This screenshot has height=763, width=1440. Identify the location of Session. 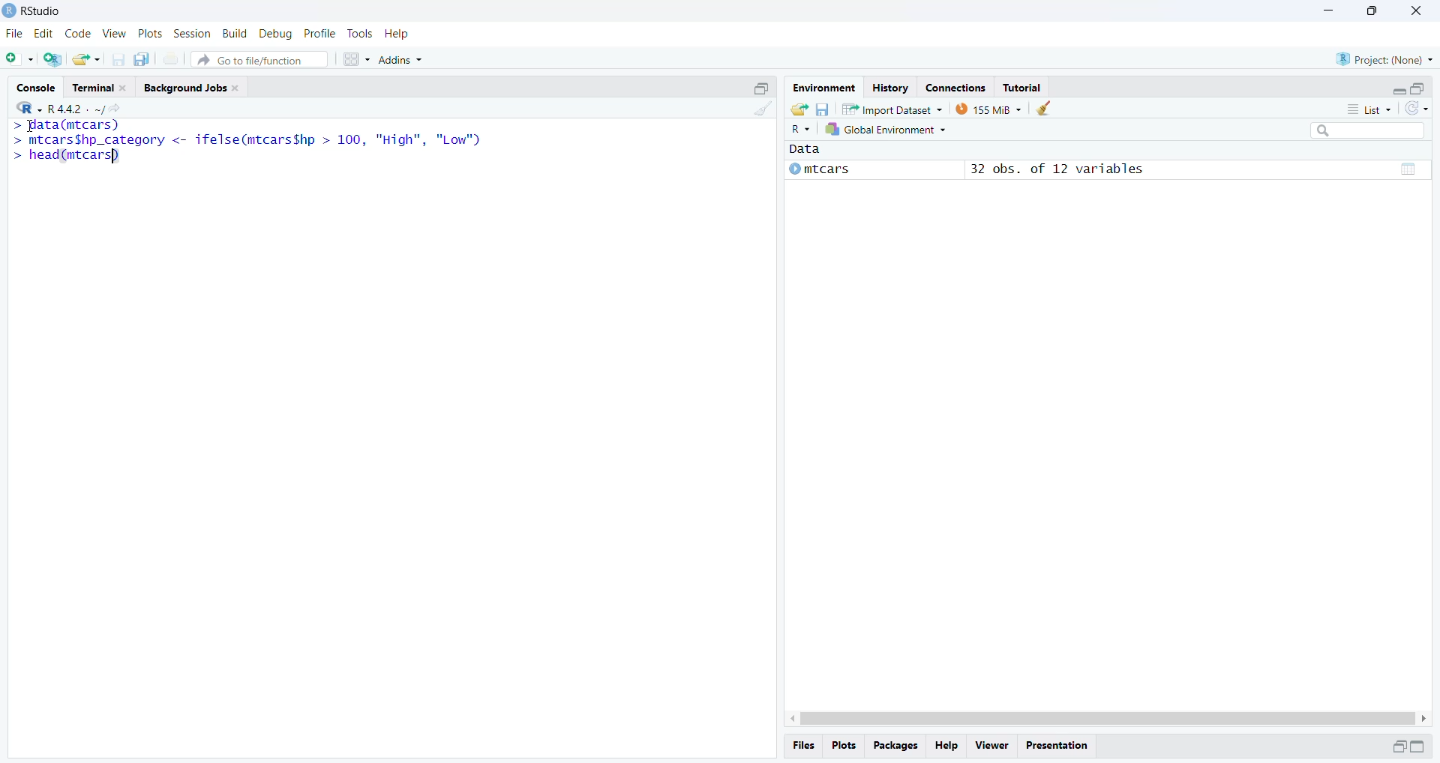
(192, 34).